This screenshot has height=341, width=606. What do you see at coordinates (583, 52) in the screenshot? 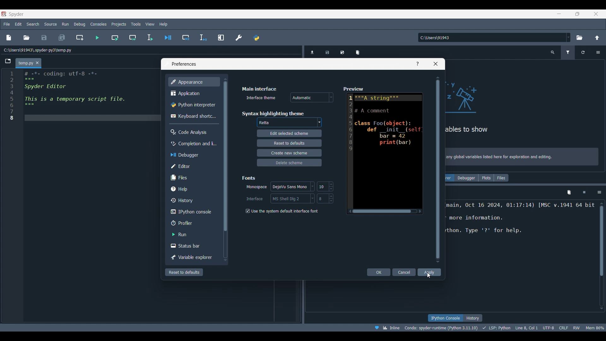
I see `Refresh variables` at bounding box center [583, 52].